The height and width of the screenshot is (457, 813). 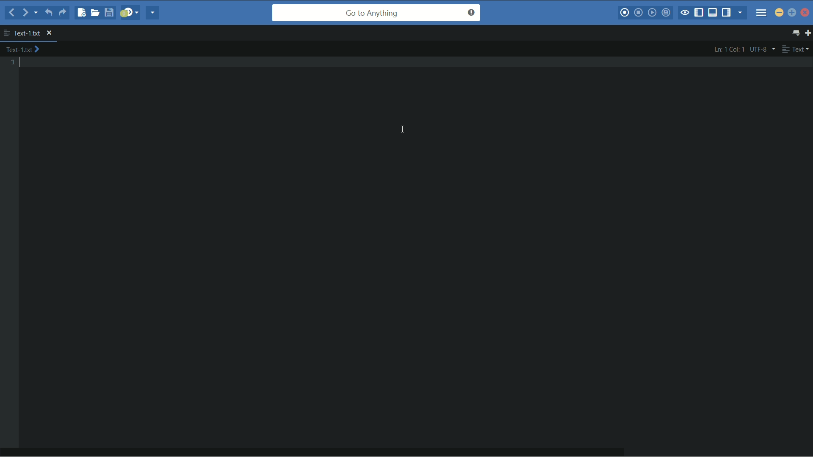 I want to click on share current file, so click(x=153, y=13).